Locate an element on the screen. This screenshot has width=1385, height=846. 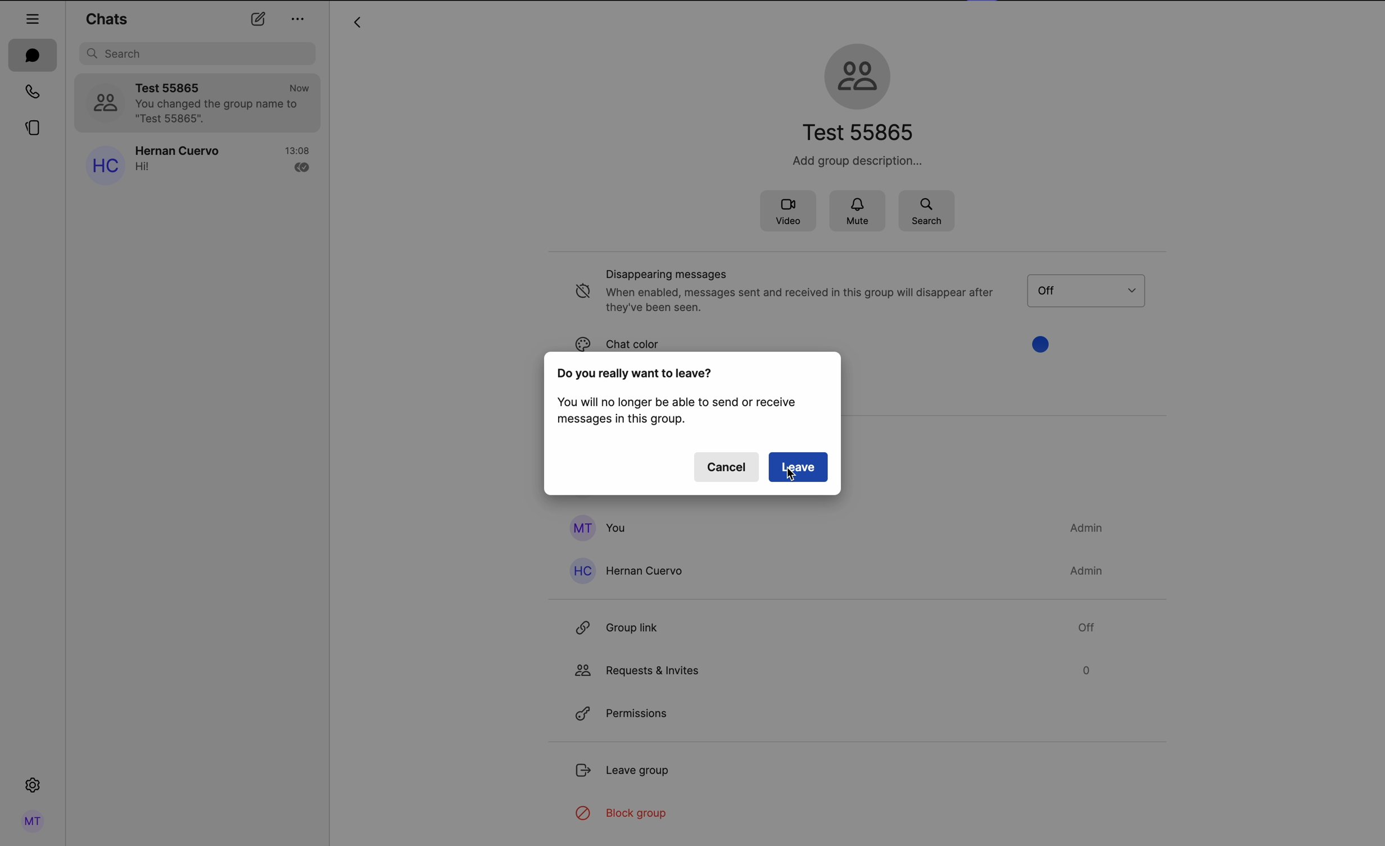
group link off is located at coordinates (834, 624).